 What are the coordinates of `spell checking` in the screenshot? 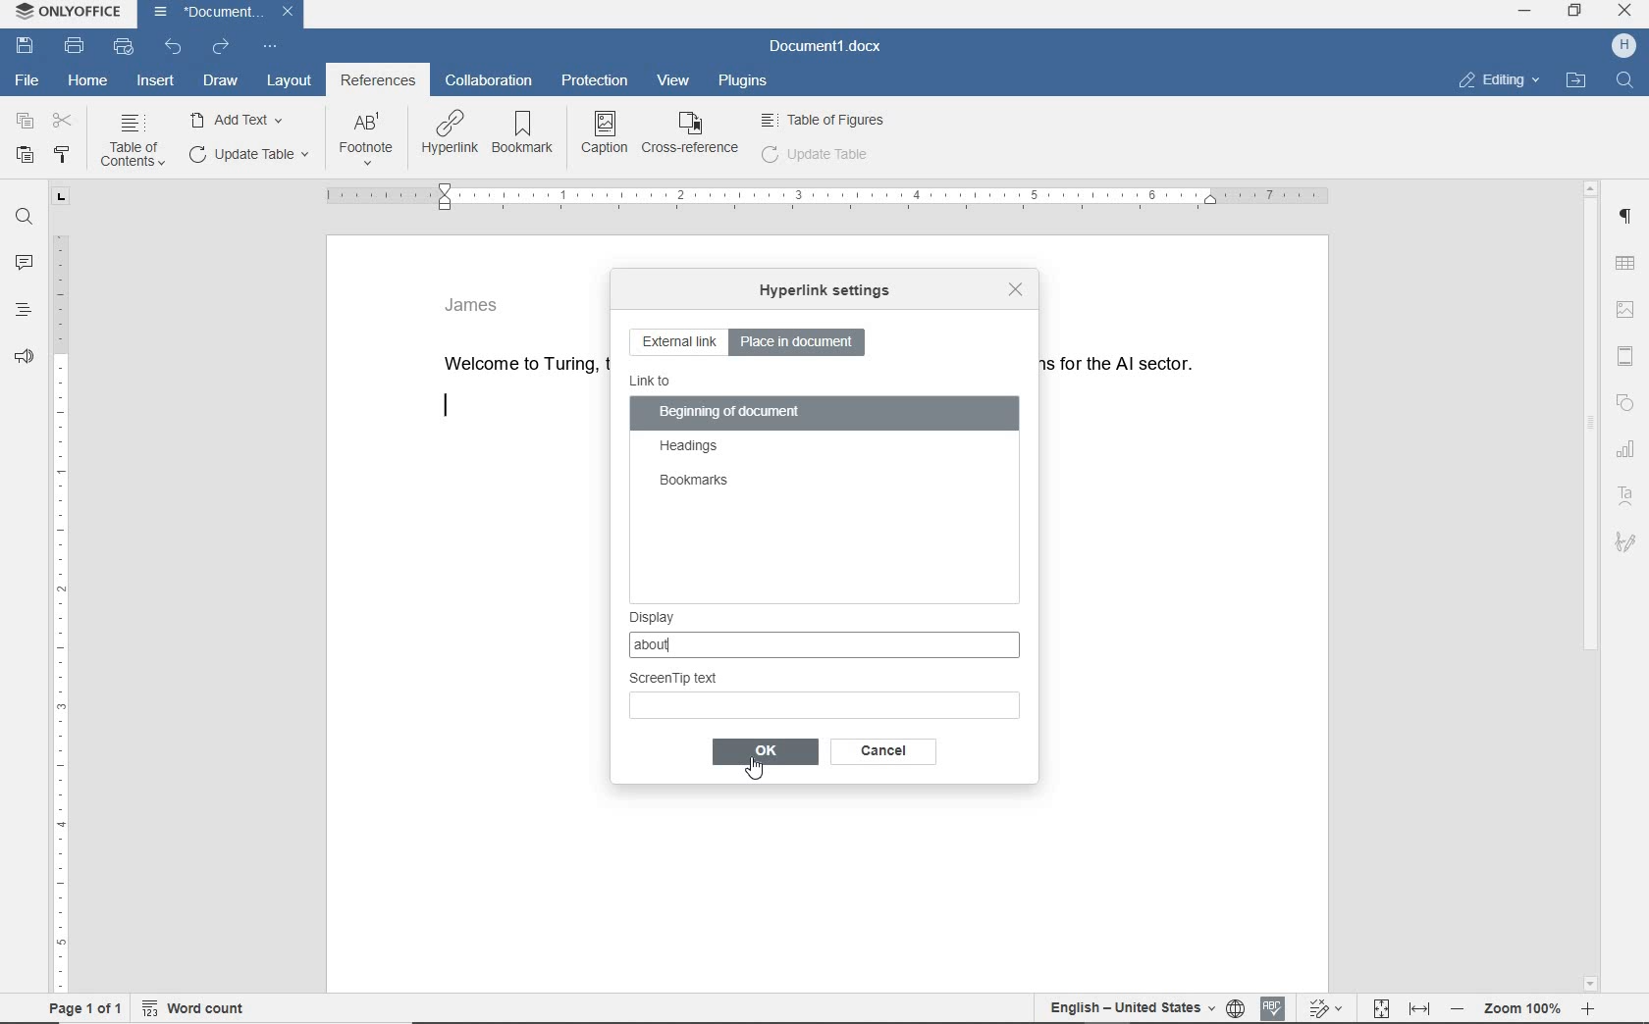 It's located at (1273, 1007).